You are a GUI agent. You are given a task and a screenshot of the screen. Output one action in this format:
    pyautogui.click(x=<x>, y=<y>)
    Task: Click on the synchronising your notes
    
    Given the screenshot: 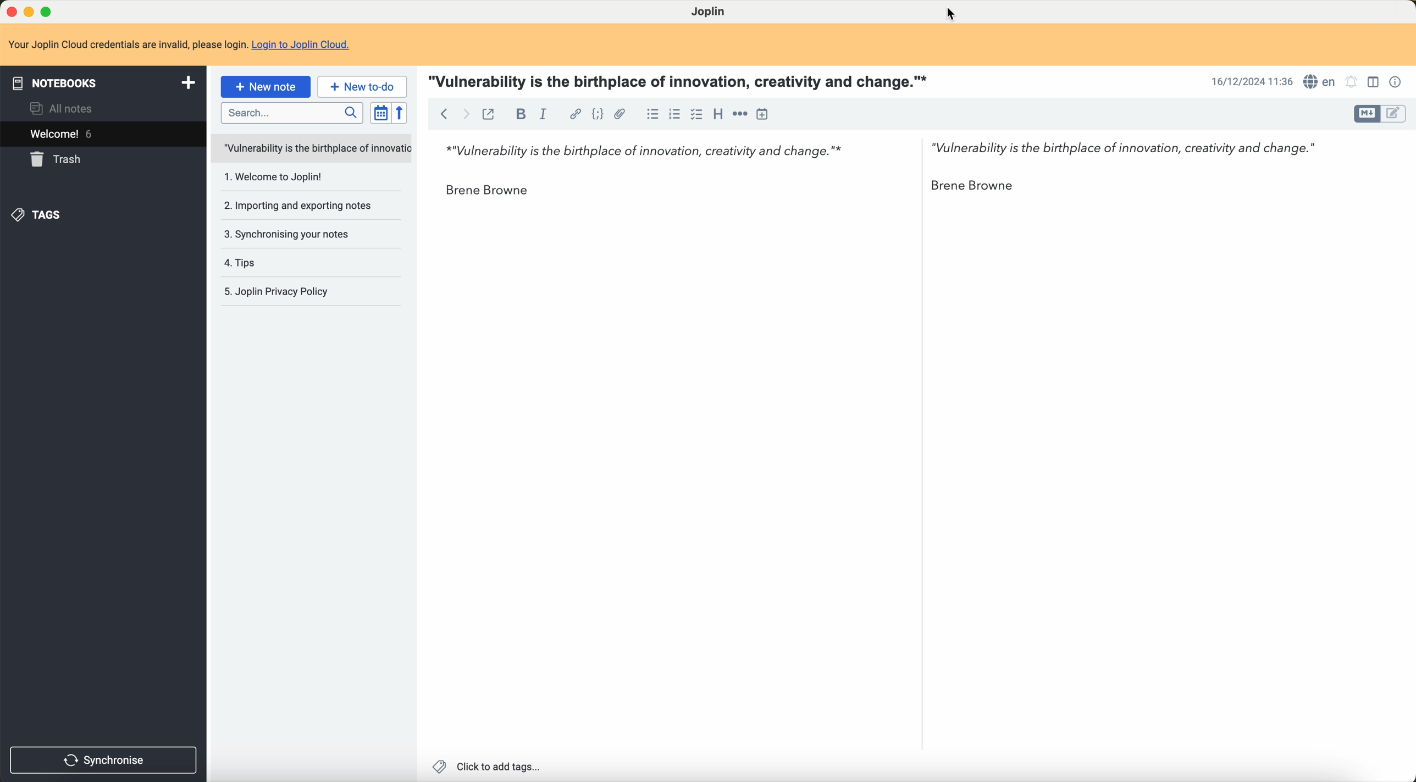 What is the action you would take?
    pyautogui.click(x=287, y=233)
    